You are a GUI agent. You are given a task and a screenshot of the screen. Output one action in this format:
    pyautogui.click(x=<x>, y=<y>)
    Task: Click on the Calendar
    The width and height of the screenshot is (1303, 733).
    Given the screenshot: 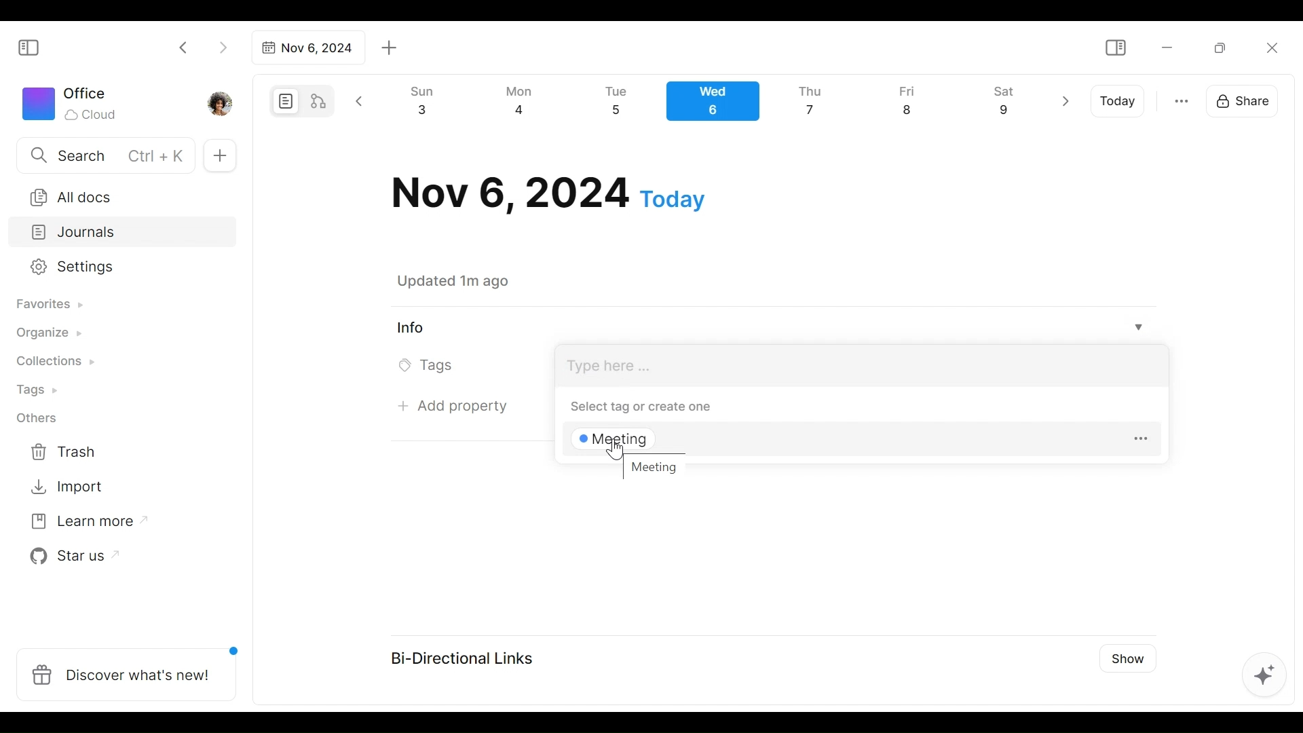 What is the action you would take?
    pyautogui.click(x=719, y=105)
    